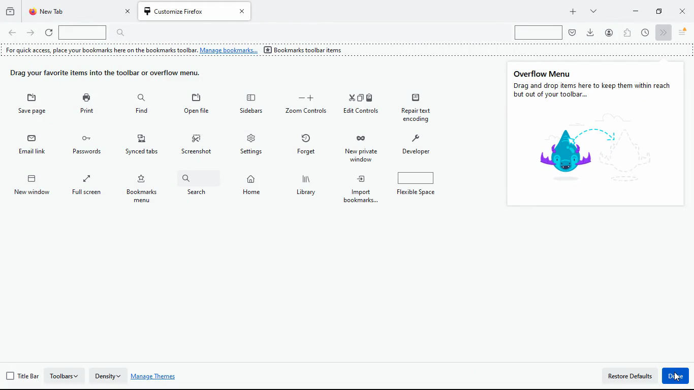 The image size is (694, 390). What do you see at coordinates (253, 144) in the screenshot?
I see `screenshot` at bounding box center [253, 144].